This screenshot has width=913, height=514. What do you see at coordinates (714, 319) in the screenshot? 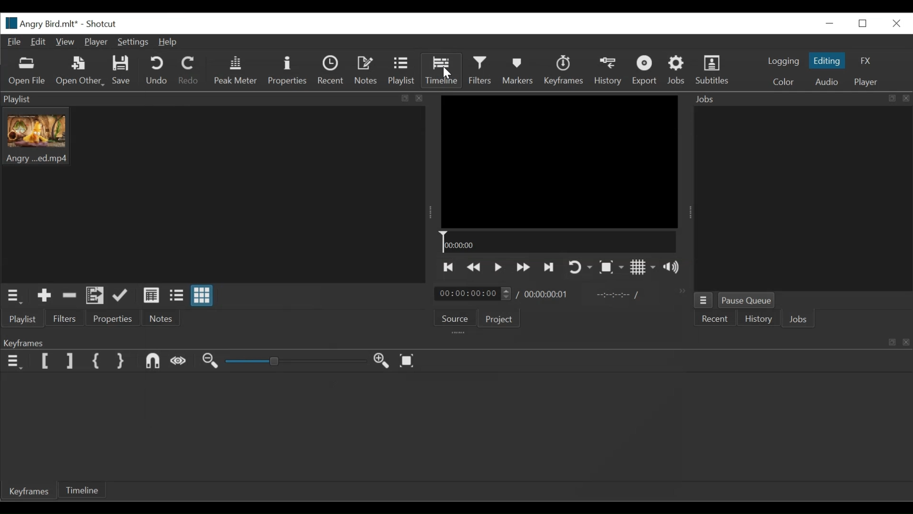
I see `Recent` at bounding box center [714, 319].